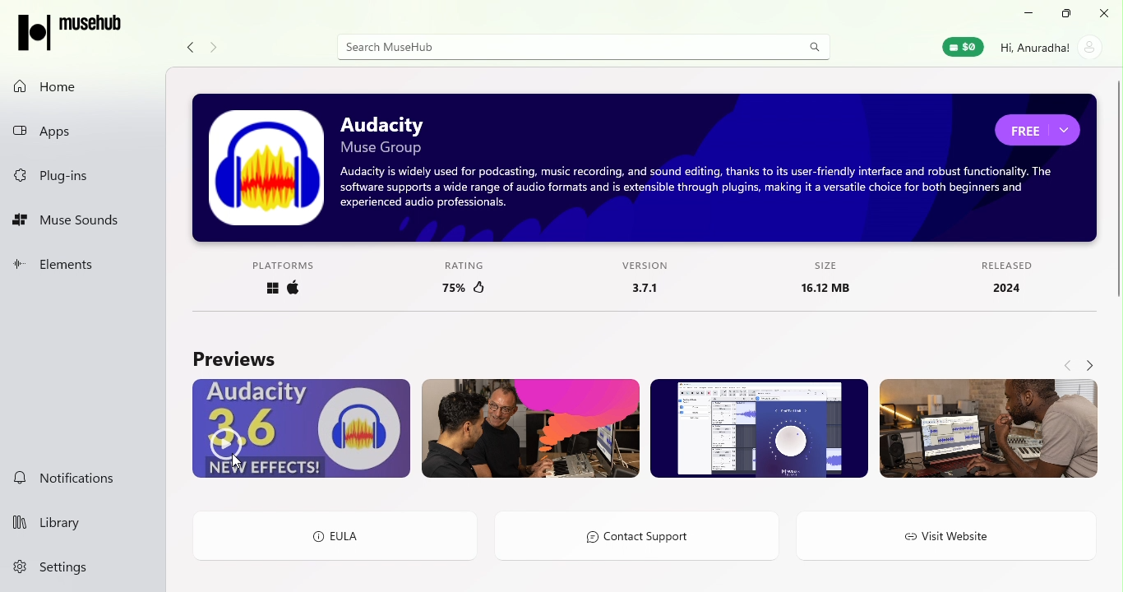  Describe the element at coordinates (643, 534) in the screenshot. I see `Contact support` at that location.